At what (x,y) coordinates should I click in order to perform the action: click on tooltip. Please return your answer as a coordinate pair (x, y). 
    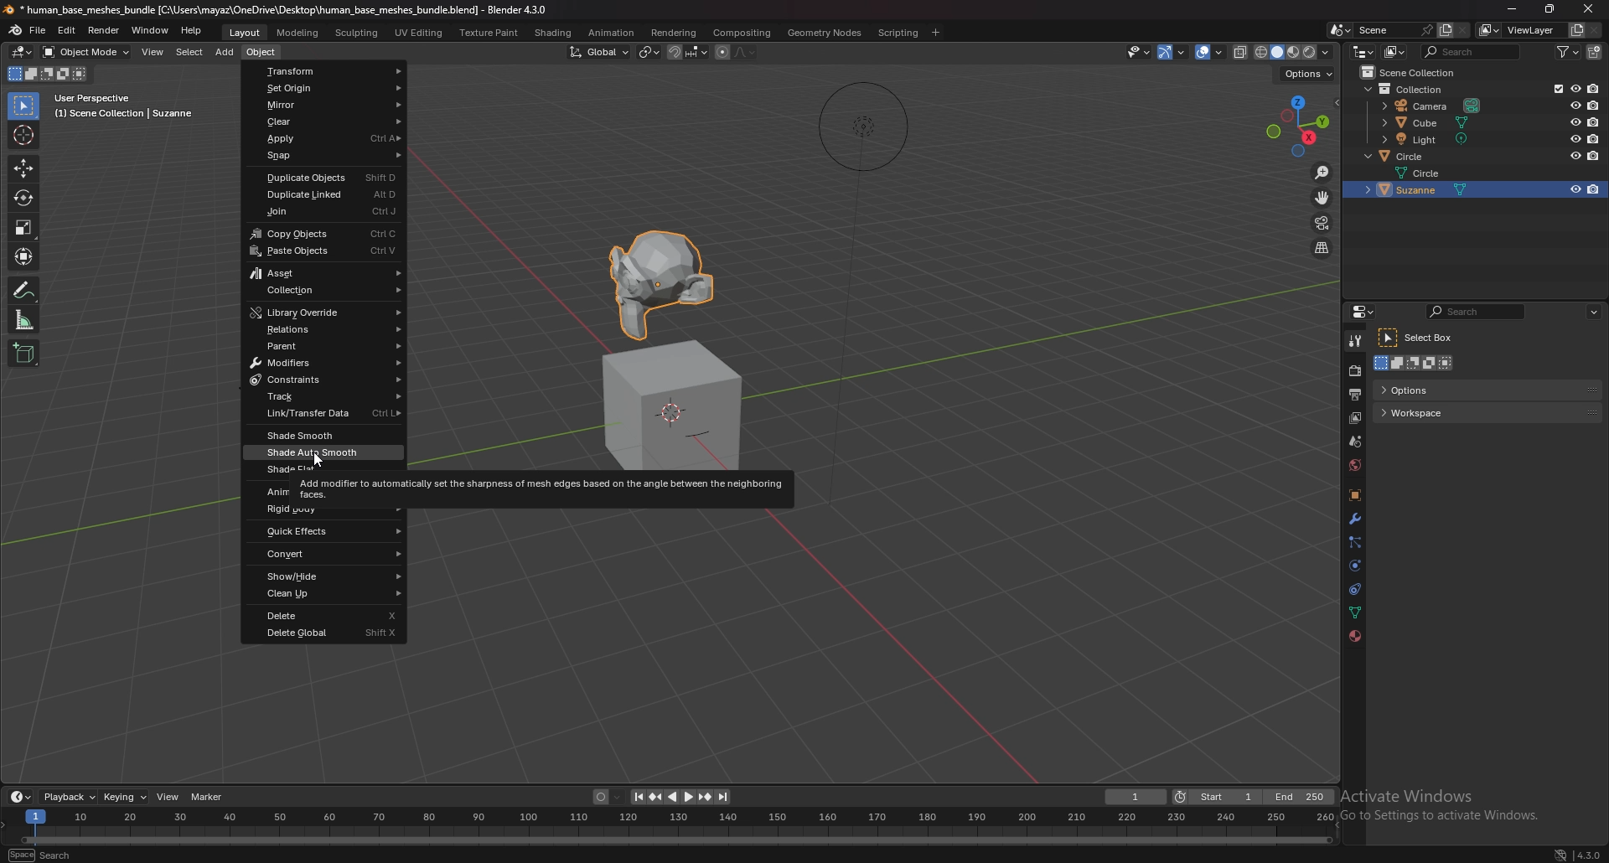
    Looking at the image, I should click on (544, 488).